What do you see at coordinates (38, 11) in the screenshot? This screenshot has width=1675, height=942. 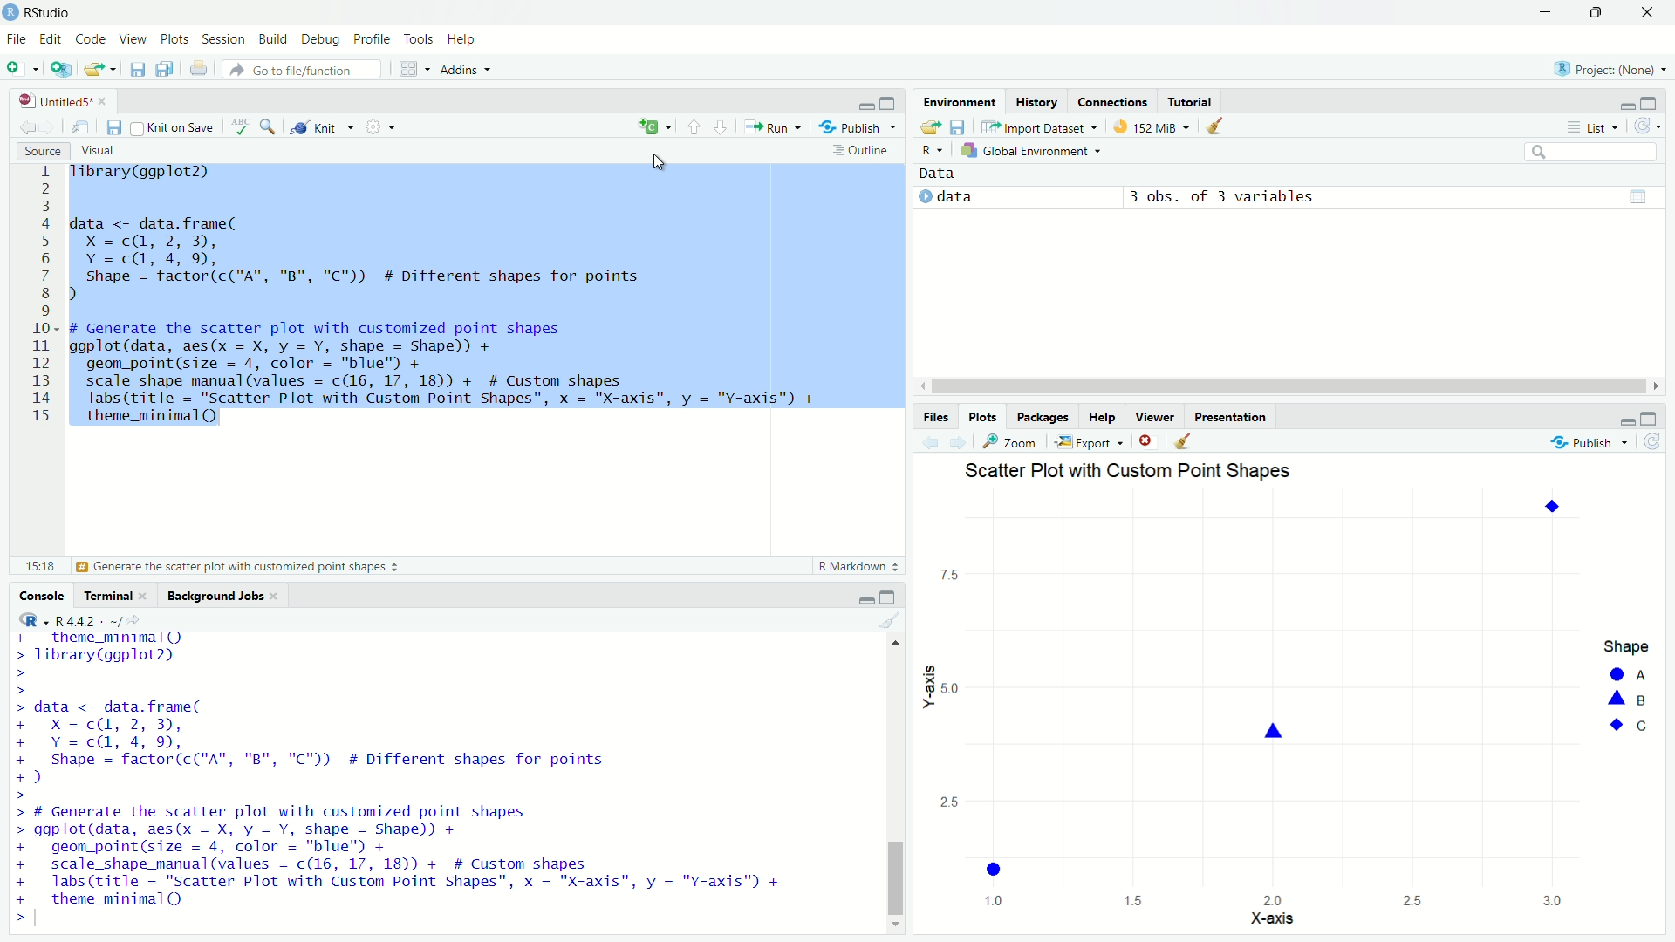 I see `RStudio` at bounding box center [38, 11].